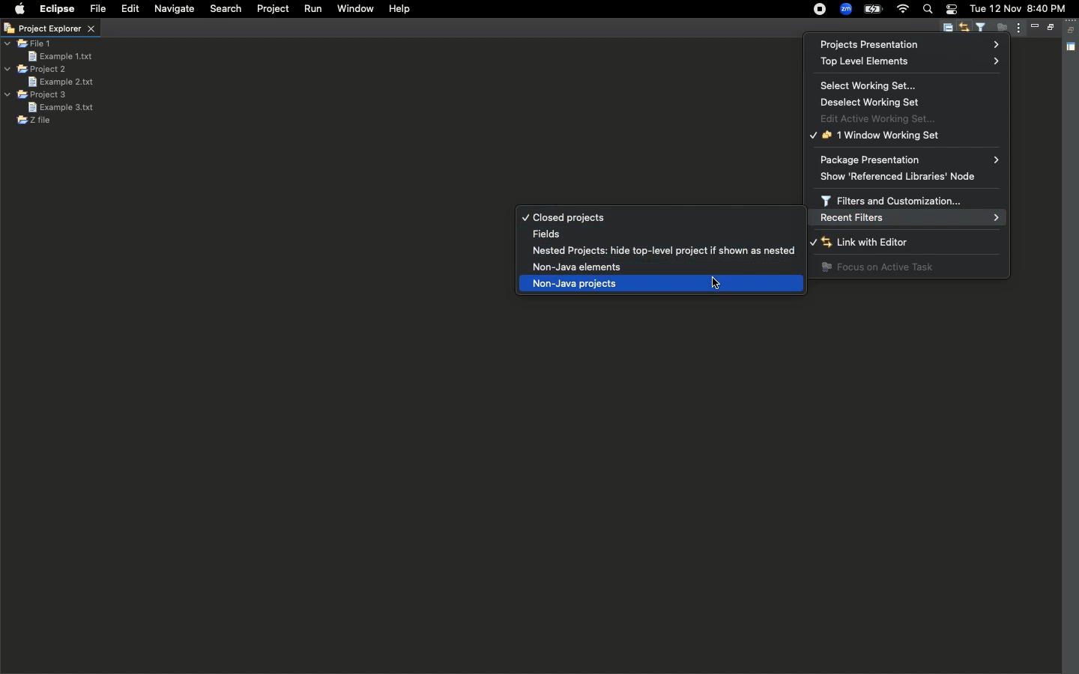  I want to click on cursor selecting non-java projects, so click(709, 284).